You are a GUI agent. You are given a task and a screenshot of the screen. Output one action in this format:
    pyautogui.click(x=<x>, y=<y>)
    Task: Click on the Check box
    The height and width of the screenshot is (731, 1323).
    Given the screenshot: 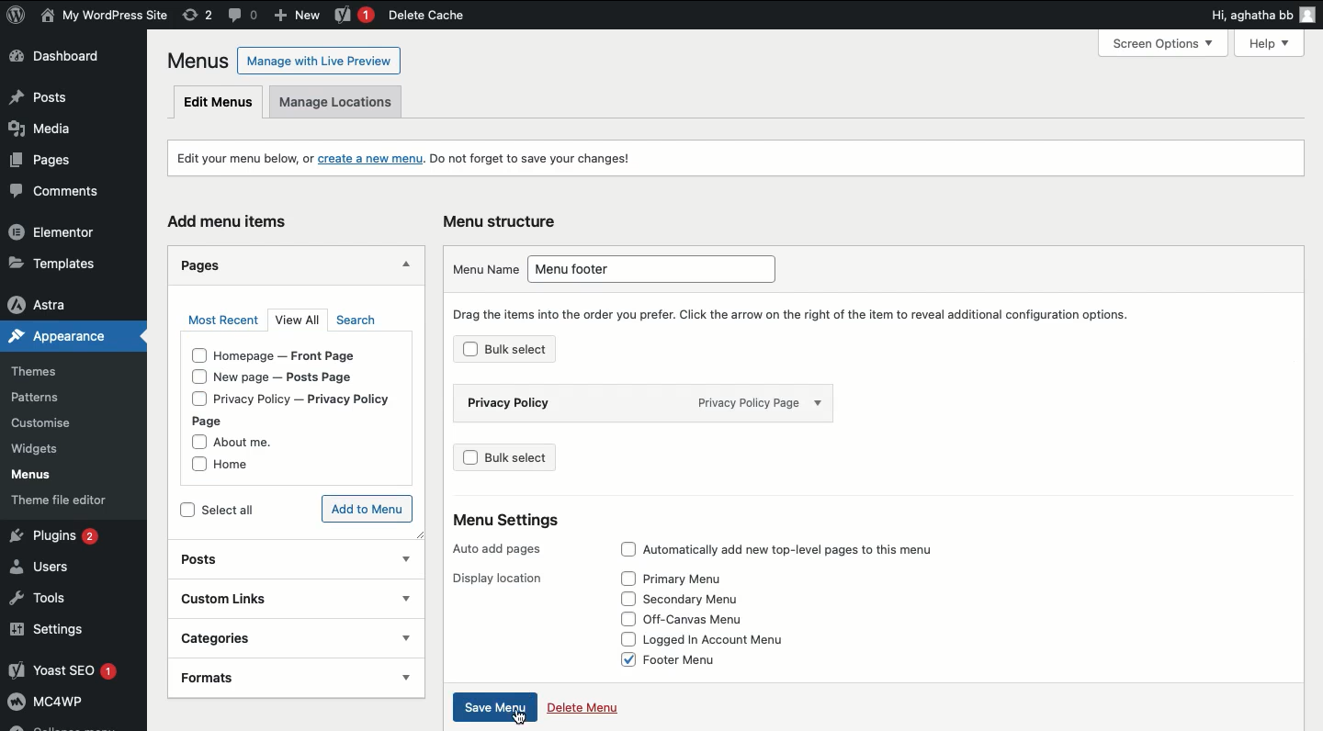 What is the action you would take?
    pyautogui.click(x=624, y=578)
    